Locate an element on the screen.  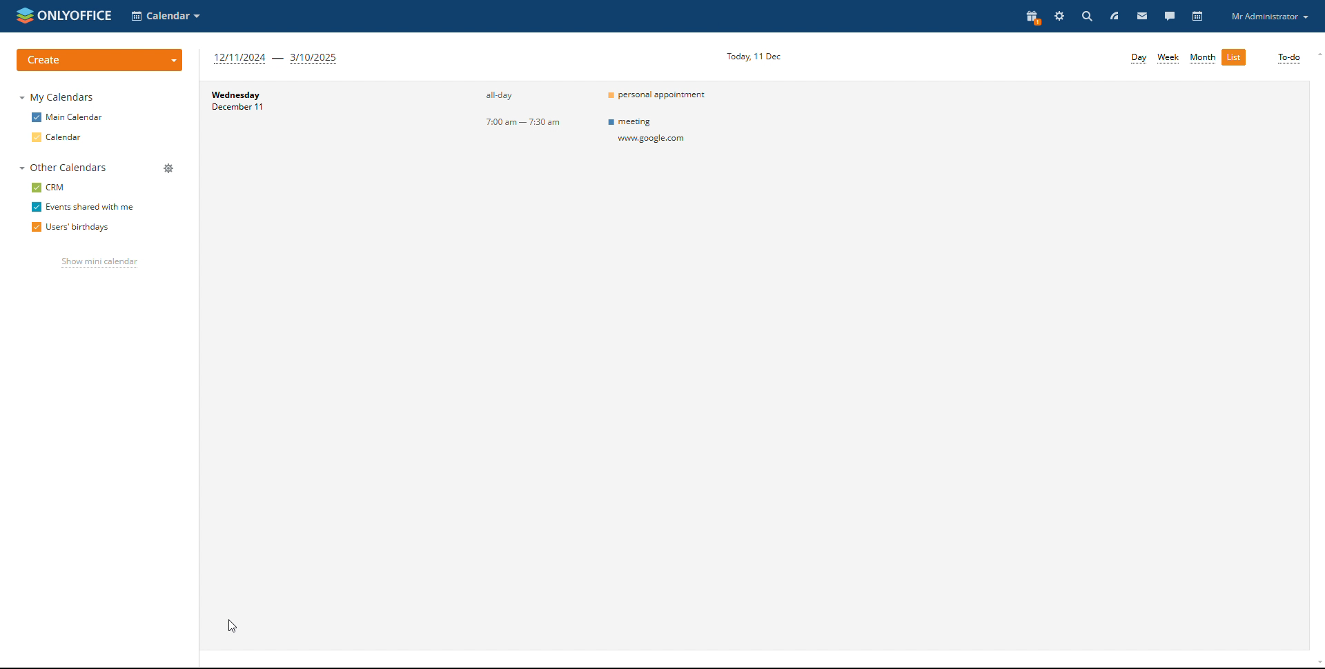
crm is located at coordinates (50, 187).